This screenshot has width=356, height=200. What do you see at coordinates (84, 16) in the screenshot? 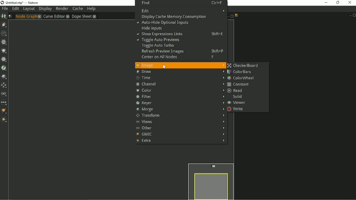
I see `Dope sheet` at bounding box center [84, 16].